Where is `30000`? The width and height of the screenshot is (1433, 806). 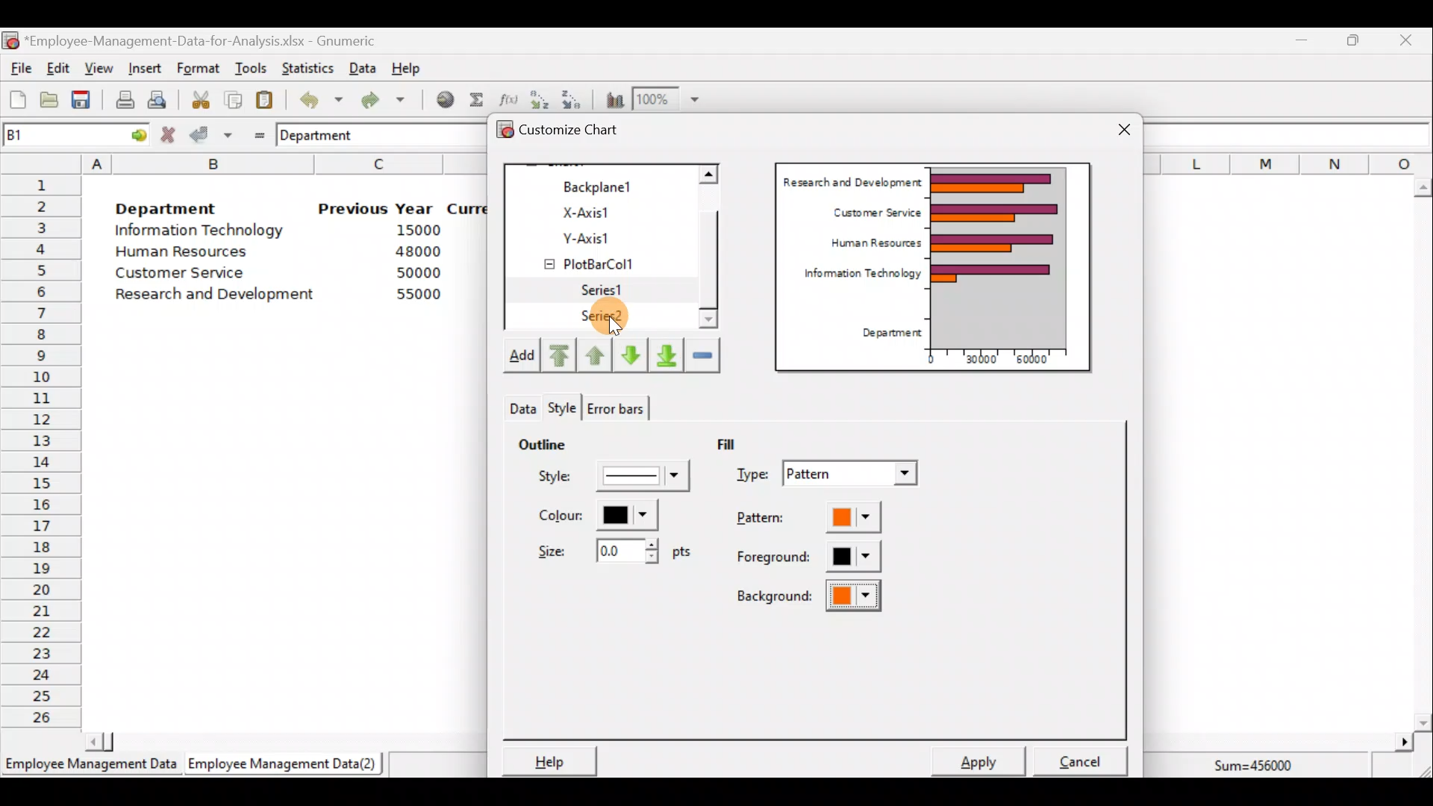
30000 is located at coordinates (980, 357).